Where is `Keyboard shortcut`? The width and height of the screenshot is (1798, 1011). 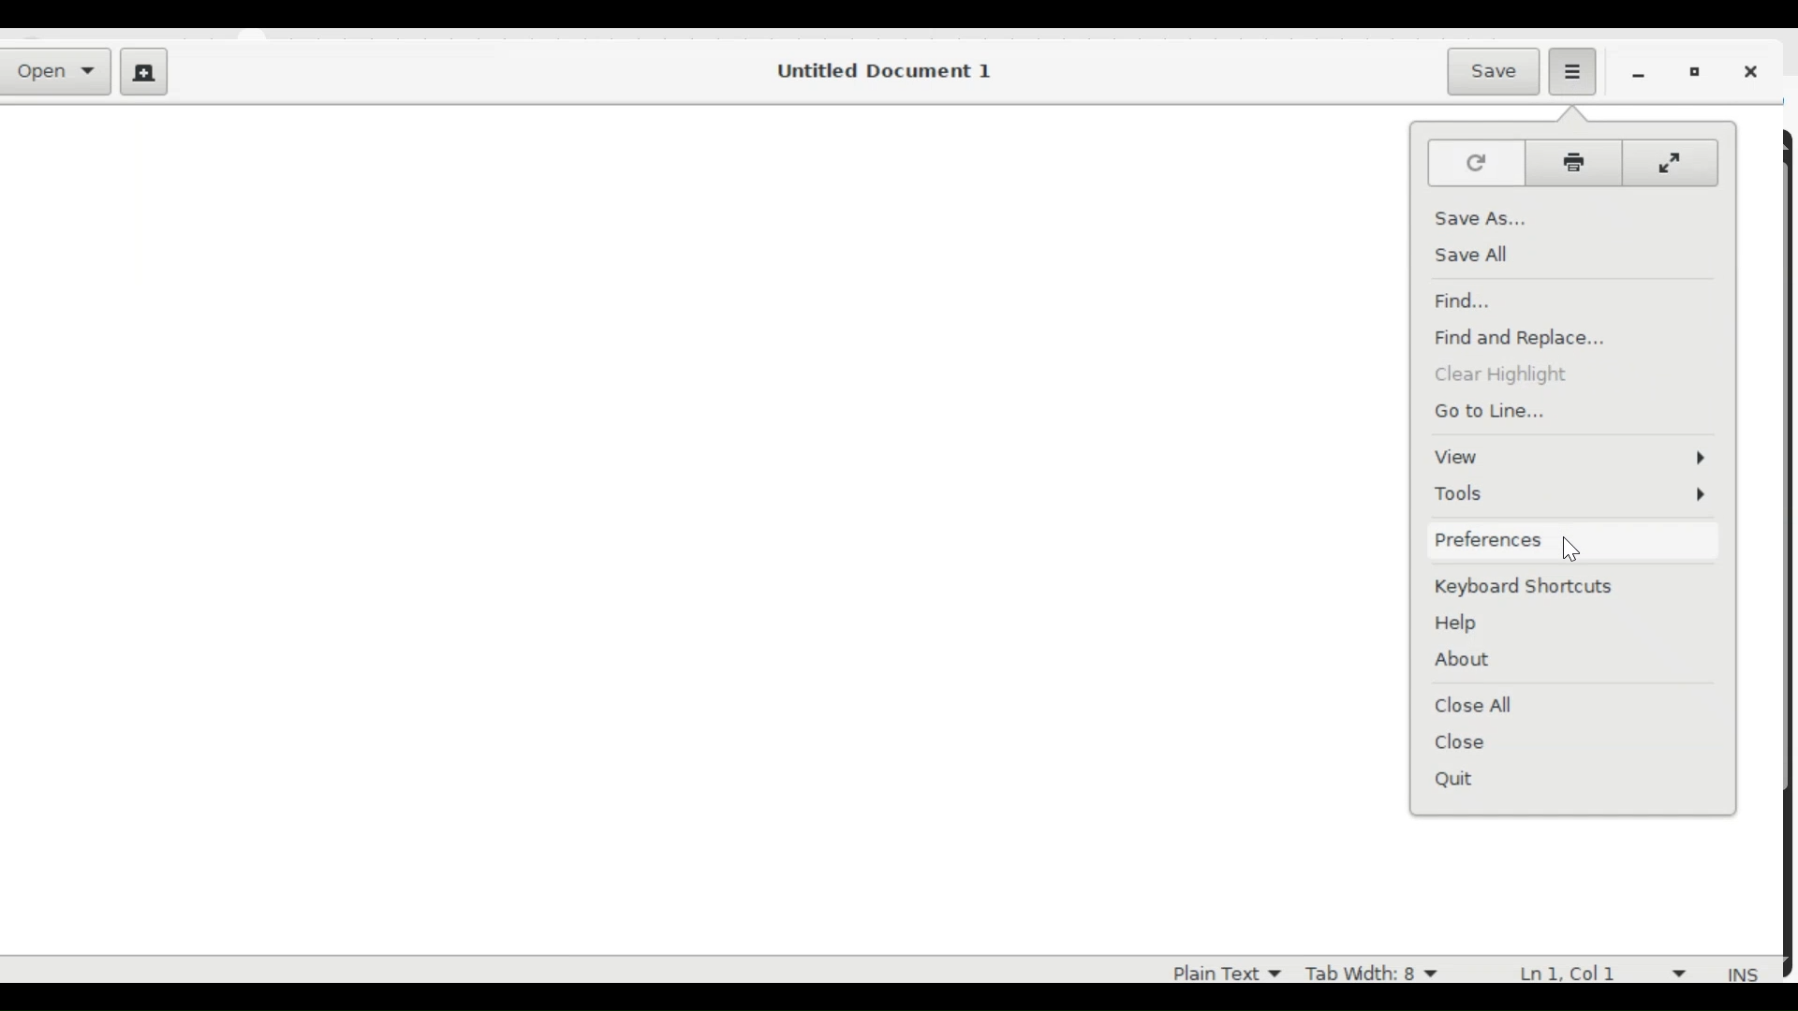
Keyboard shortcut is located at coordinates (1519, 591).